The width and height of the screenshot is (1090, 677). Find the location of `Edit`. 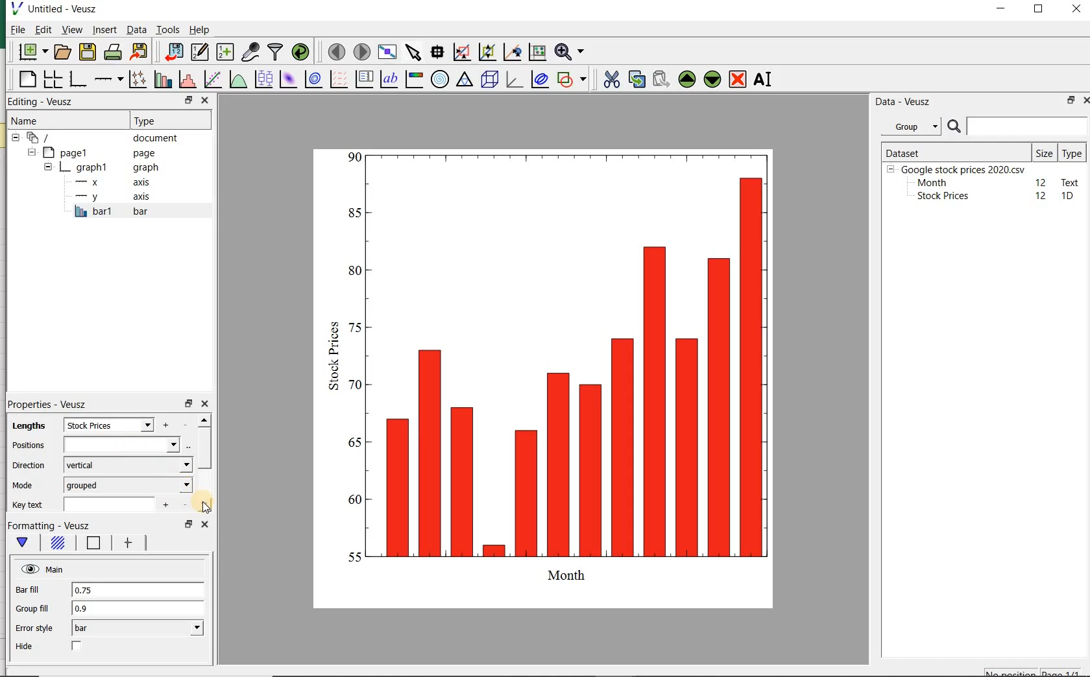

Edit is located at coordinates (42, 29).